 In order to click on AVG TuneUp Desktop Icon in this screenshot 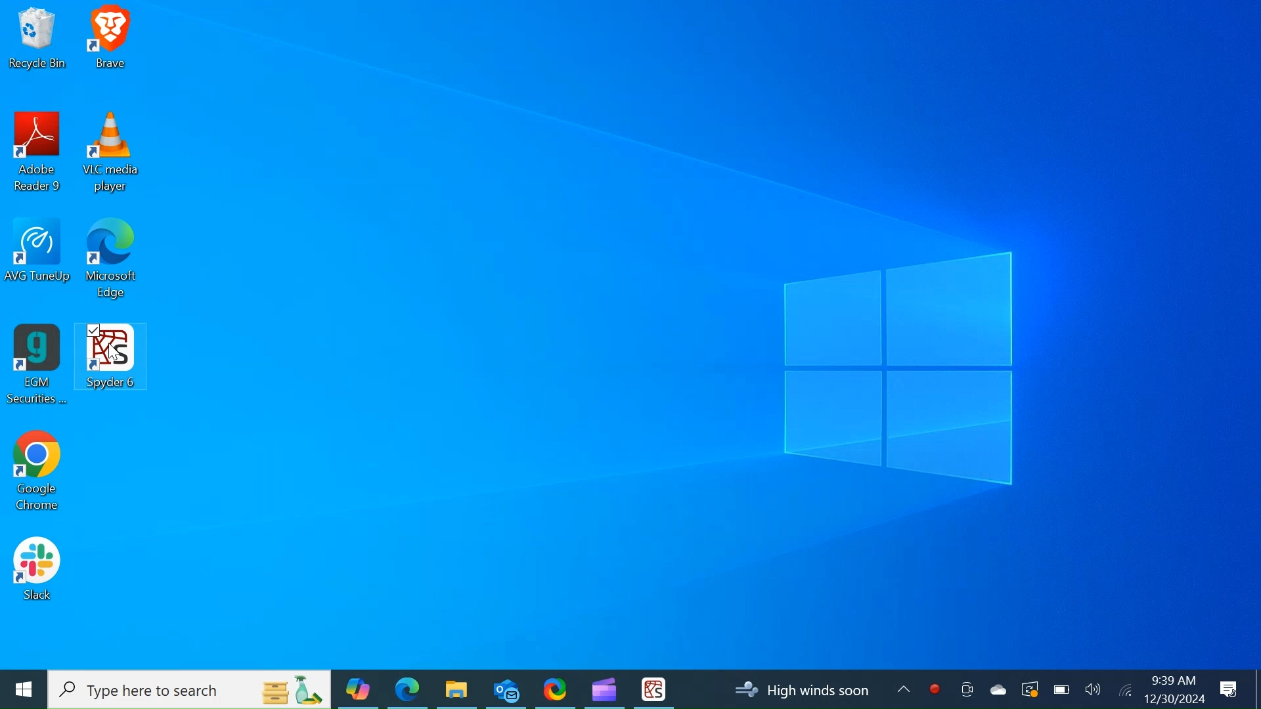, I will do `click(40, 262)`.